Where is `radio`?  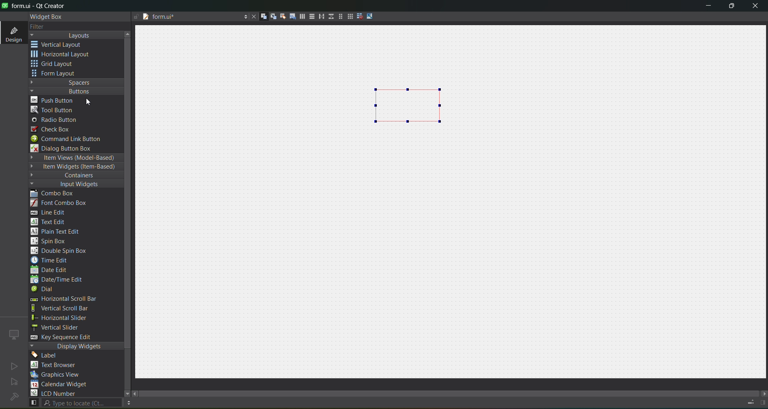 radio is located at coordinates (57, 120).